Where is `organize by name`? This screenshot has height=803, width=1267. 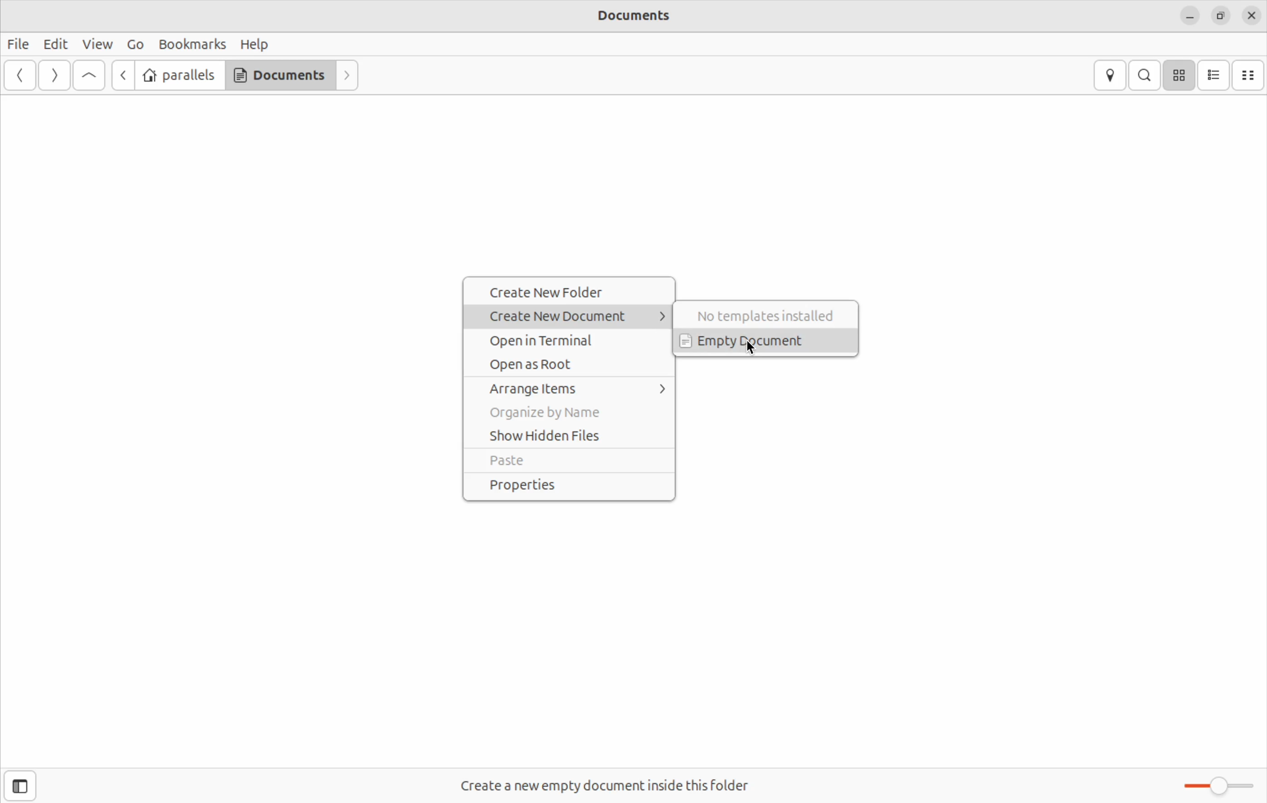 organize by name is located at coordinates (570, 414).